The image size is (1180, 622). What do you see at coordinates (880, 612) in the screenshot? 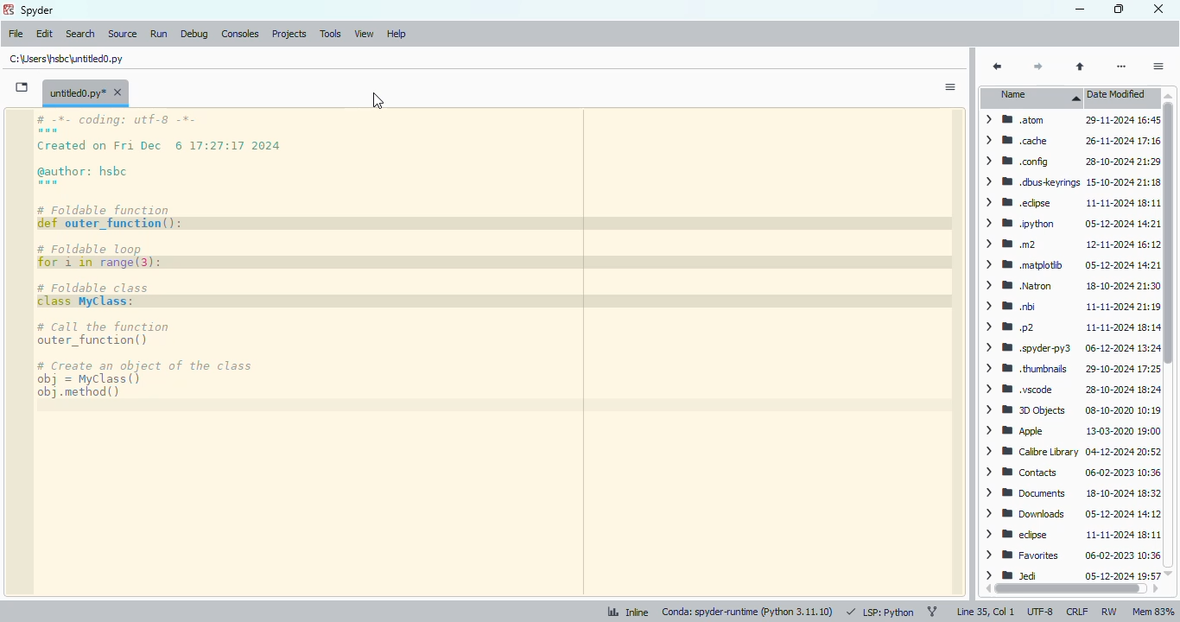
I see `LSP: python` at bounding box center [880, 612].